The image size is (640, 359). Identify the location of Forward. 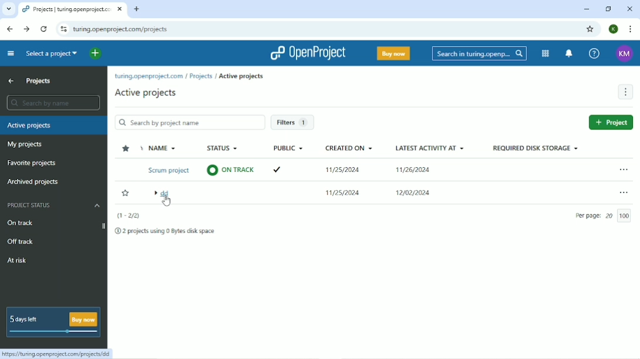
(26, 29).